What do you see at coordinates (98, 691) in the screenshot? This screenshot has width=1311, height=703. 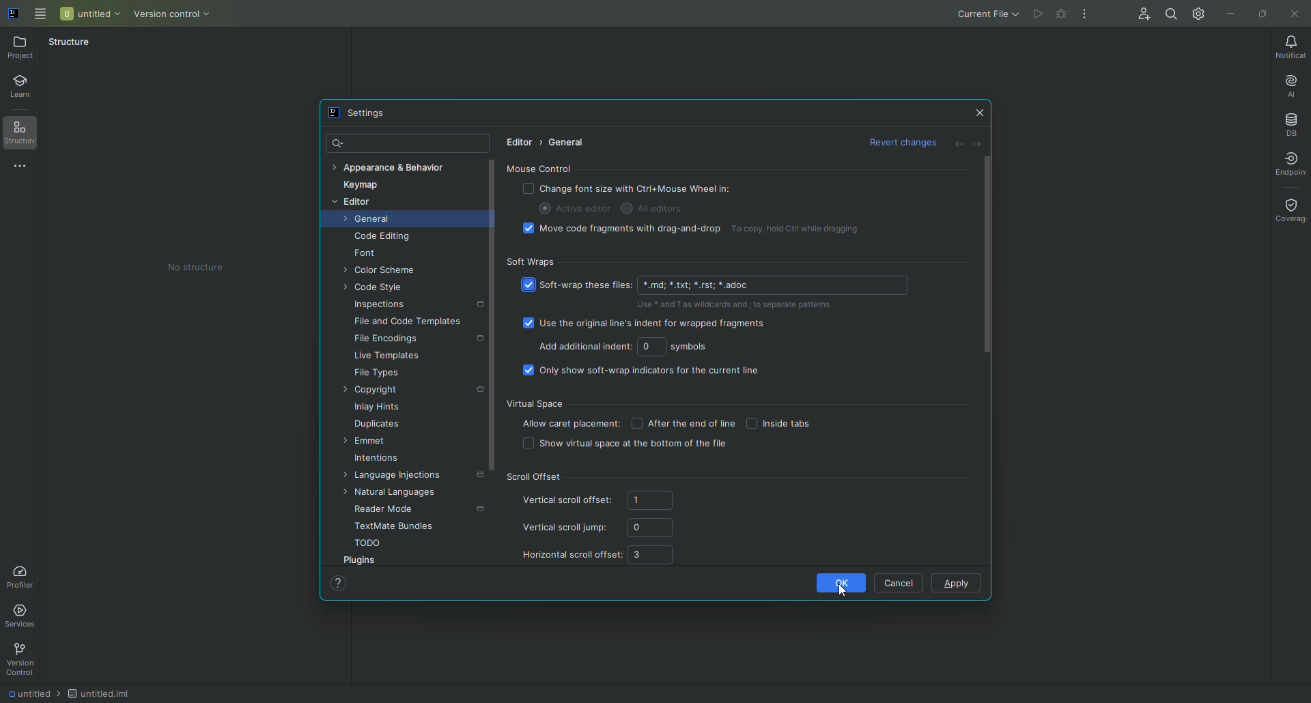 I see `Untitled.iml` at bounding box center [98, 691].